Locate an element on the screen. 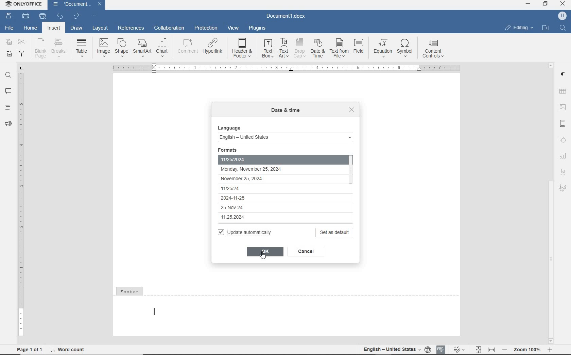 This screenshot has height=355, width=571. zoom in is located at coordinates (551, 350).